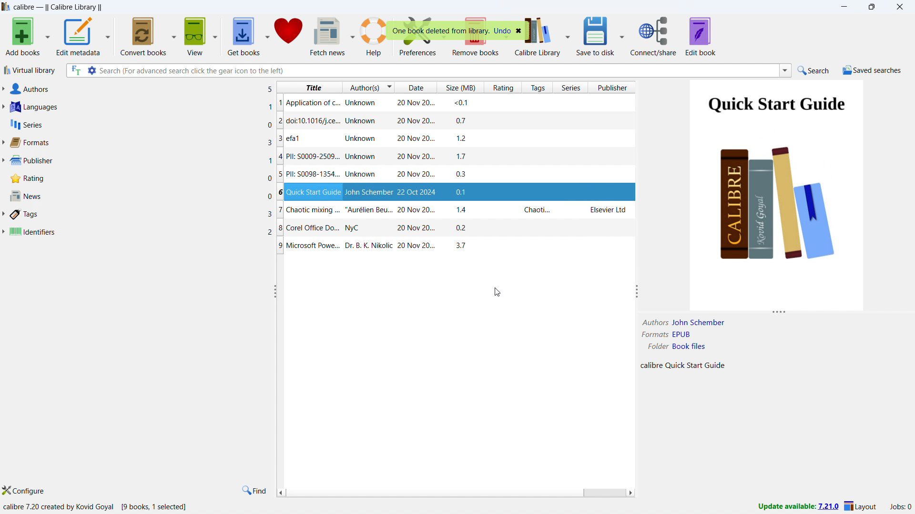 Image resolution: width=915 pixels, height=514 pixels. What do you see at coordinates (900, 7) in the screenshot?
I see `close` at bounding box center [900, 7].